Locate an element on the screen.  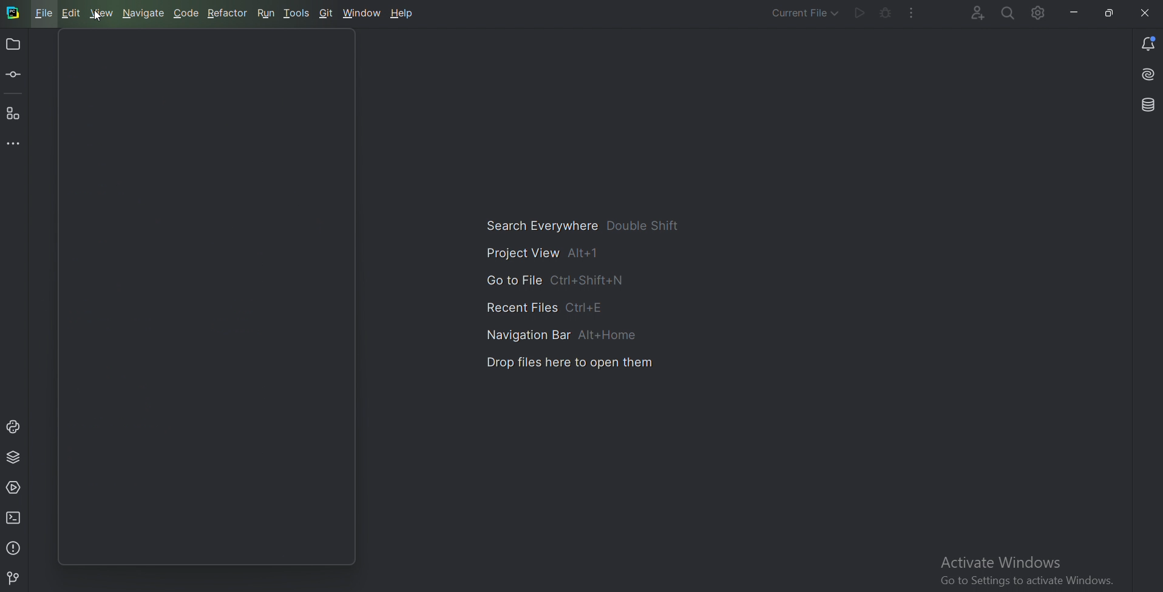
Settings is located at coordinates (1040, 15).